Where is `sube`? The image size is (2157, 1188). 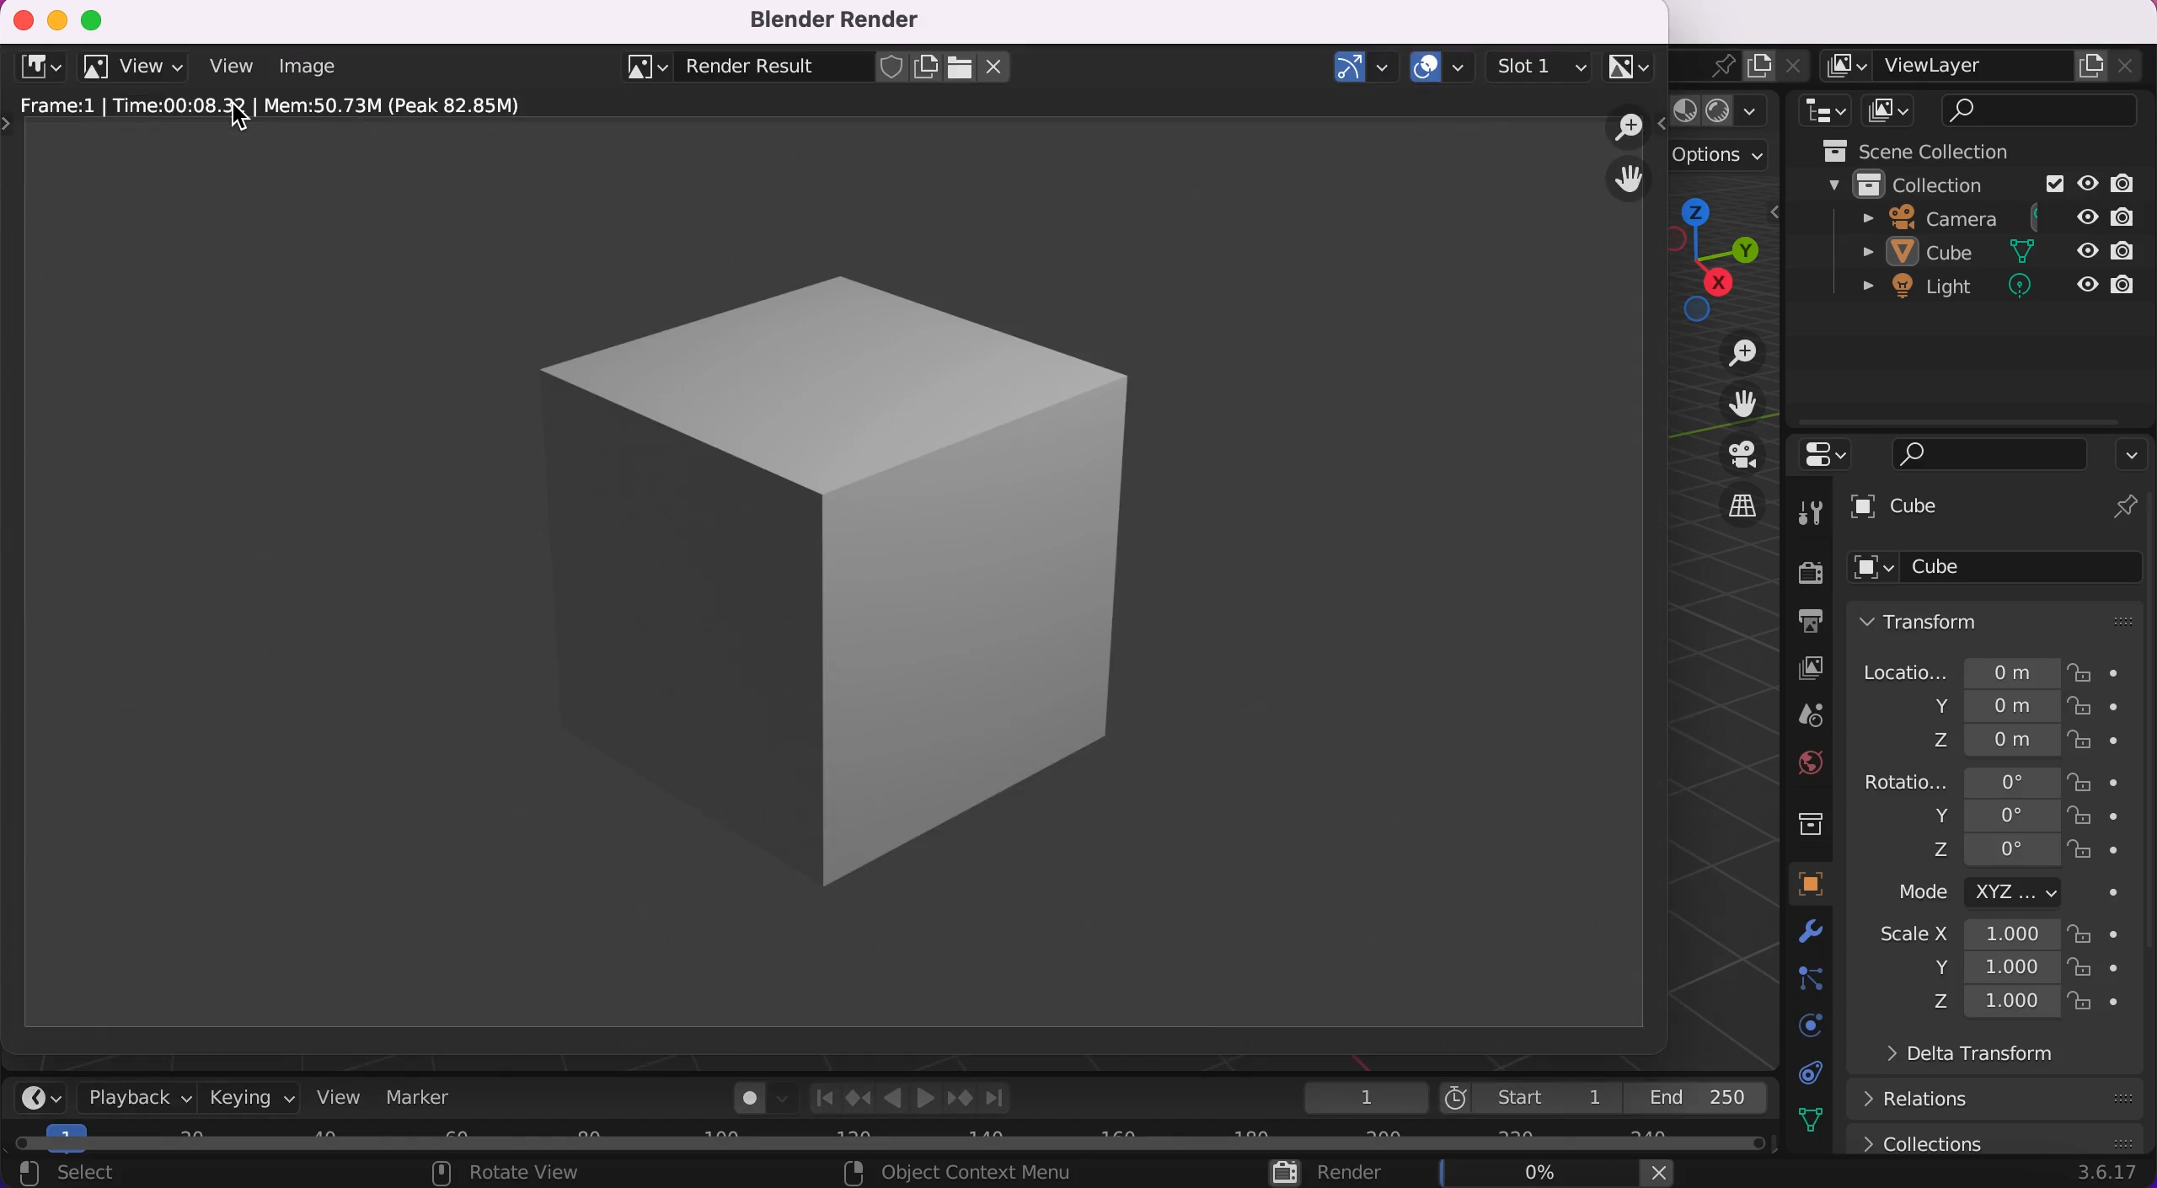 sube is located at coordinates (1930, 253).